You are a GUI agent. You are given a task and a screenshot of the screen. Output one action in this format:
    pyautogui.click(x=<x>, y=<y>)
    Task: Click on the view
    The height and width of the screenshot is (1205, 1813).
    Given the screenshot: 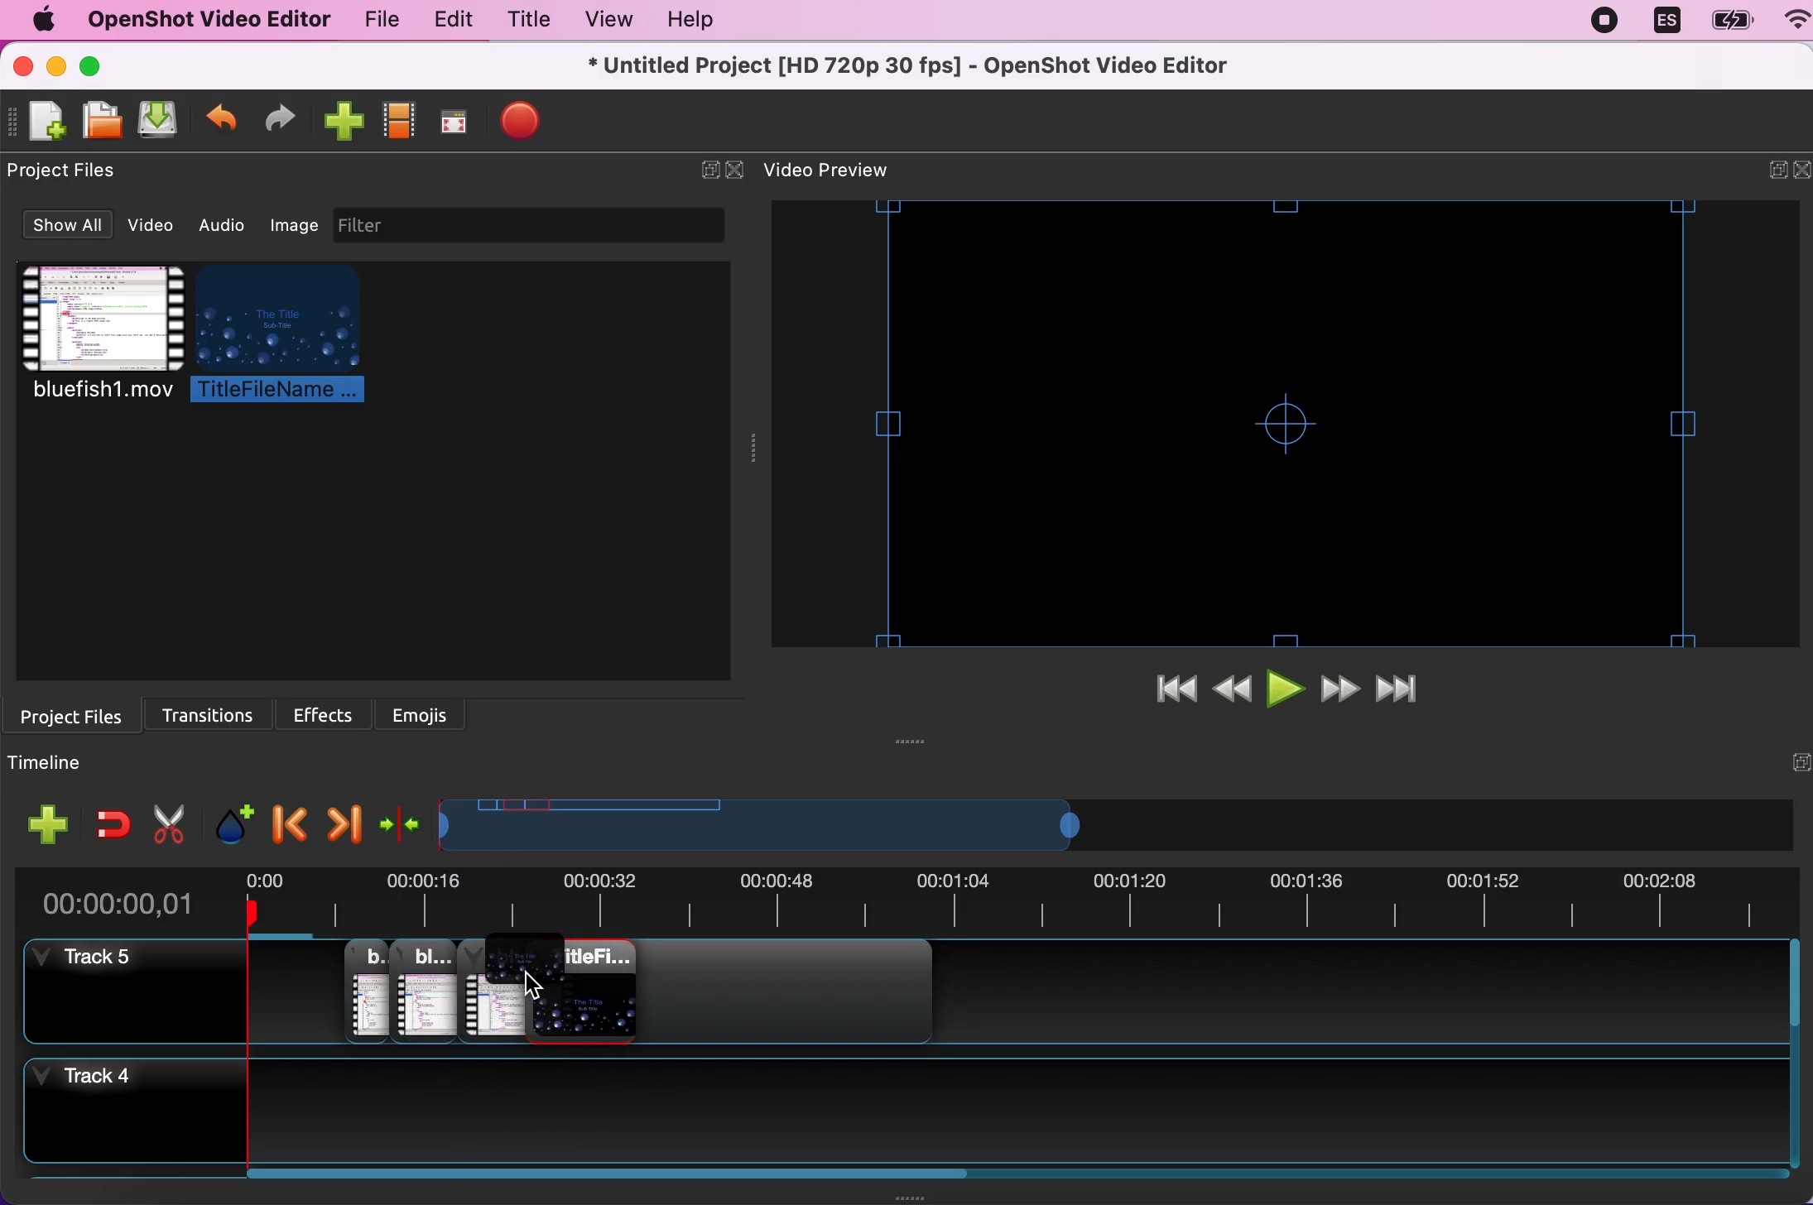 What is the action you would take?
    pyautogui.click(x=603, y=20)
    